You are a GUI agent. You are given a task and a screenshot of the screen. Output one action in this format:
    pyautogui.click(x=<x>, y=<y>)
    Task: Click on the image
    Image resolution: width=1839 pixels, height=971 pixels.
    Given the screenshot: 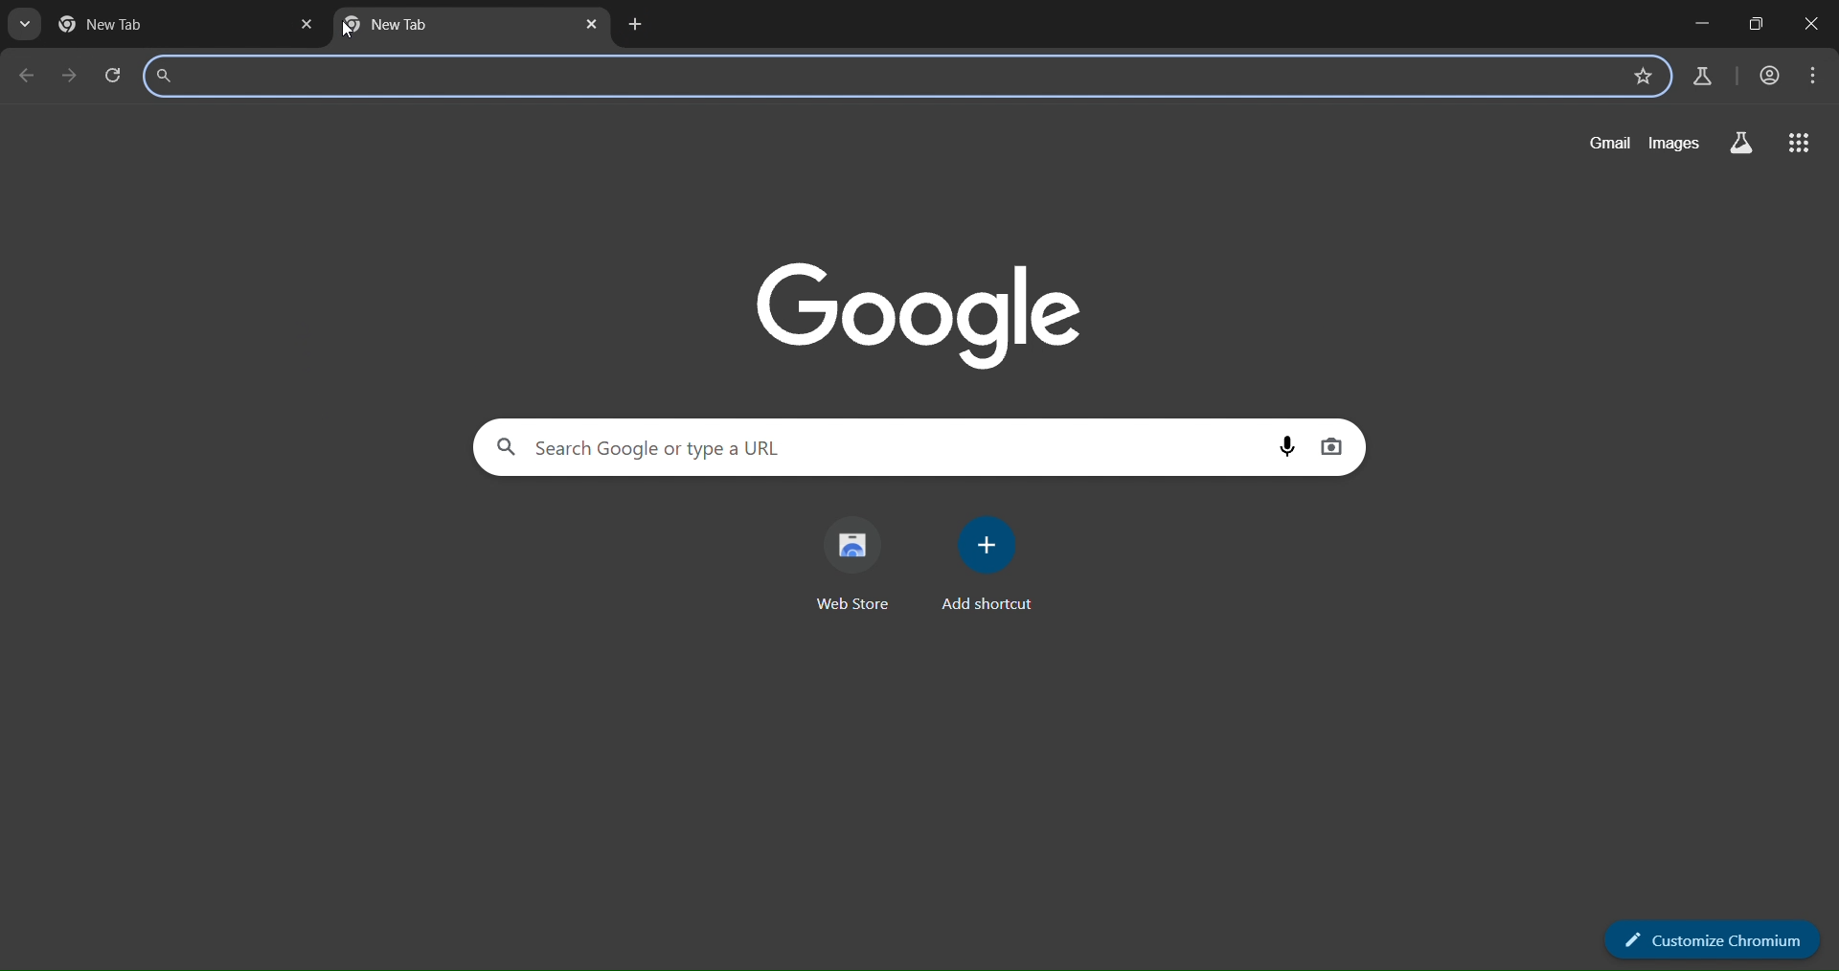 What is the action you would take?
    pyautogui.click(x=921, y=309)
    